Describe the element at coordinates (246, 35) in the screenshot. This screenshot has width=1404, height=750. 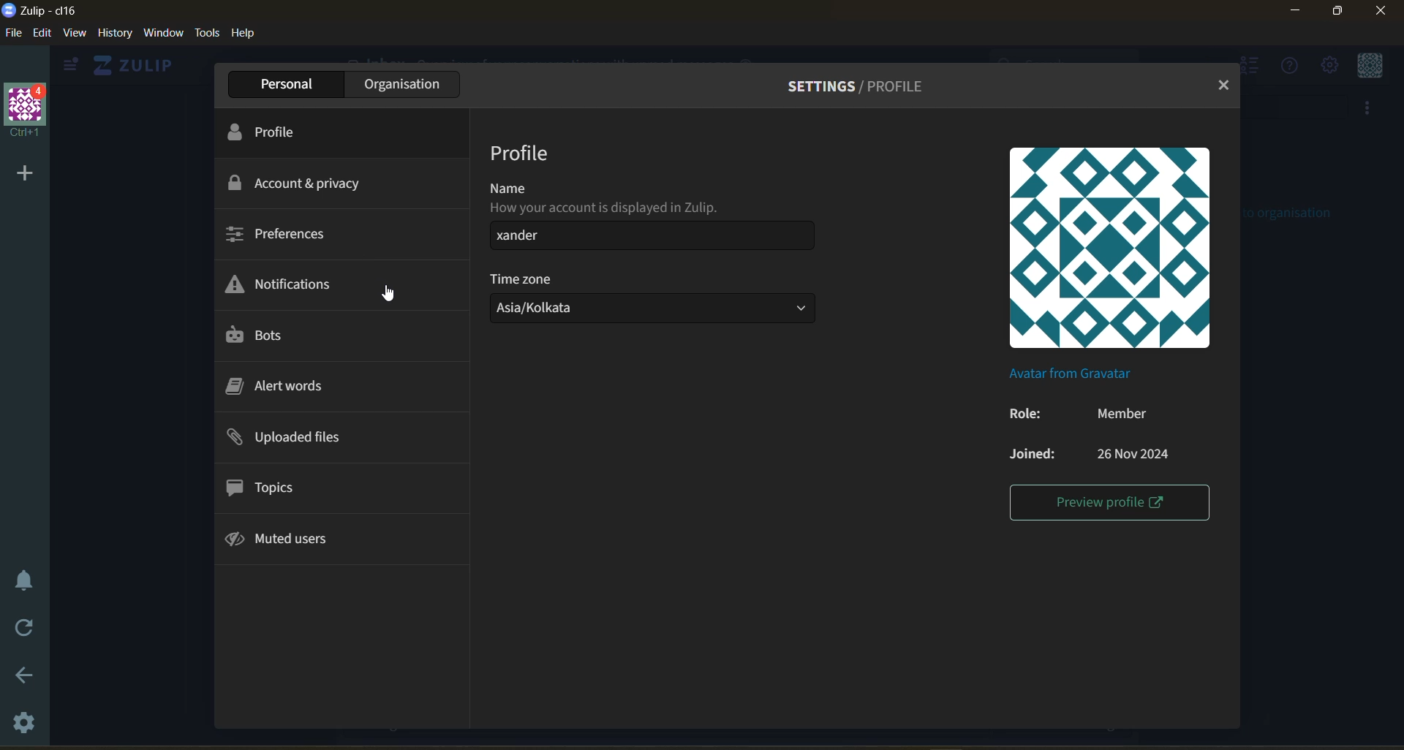
I see `help` at that location.